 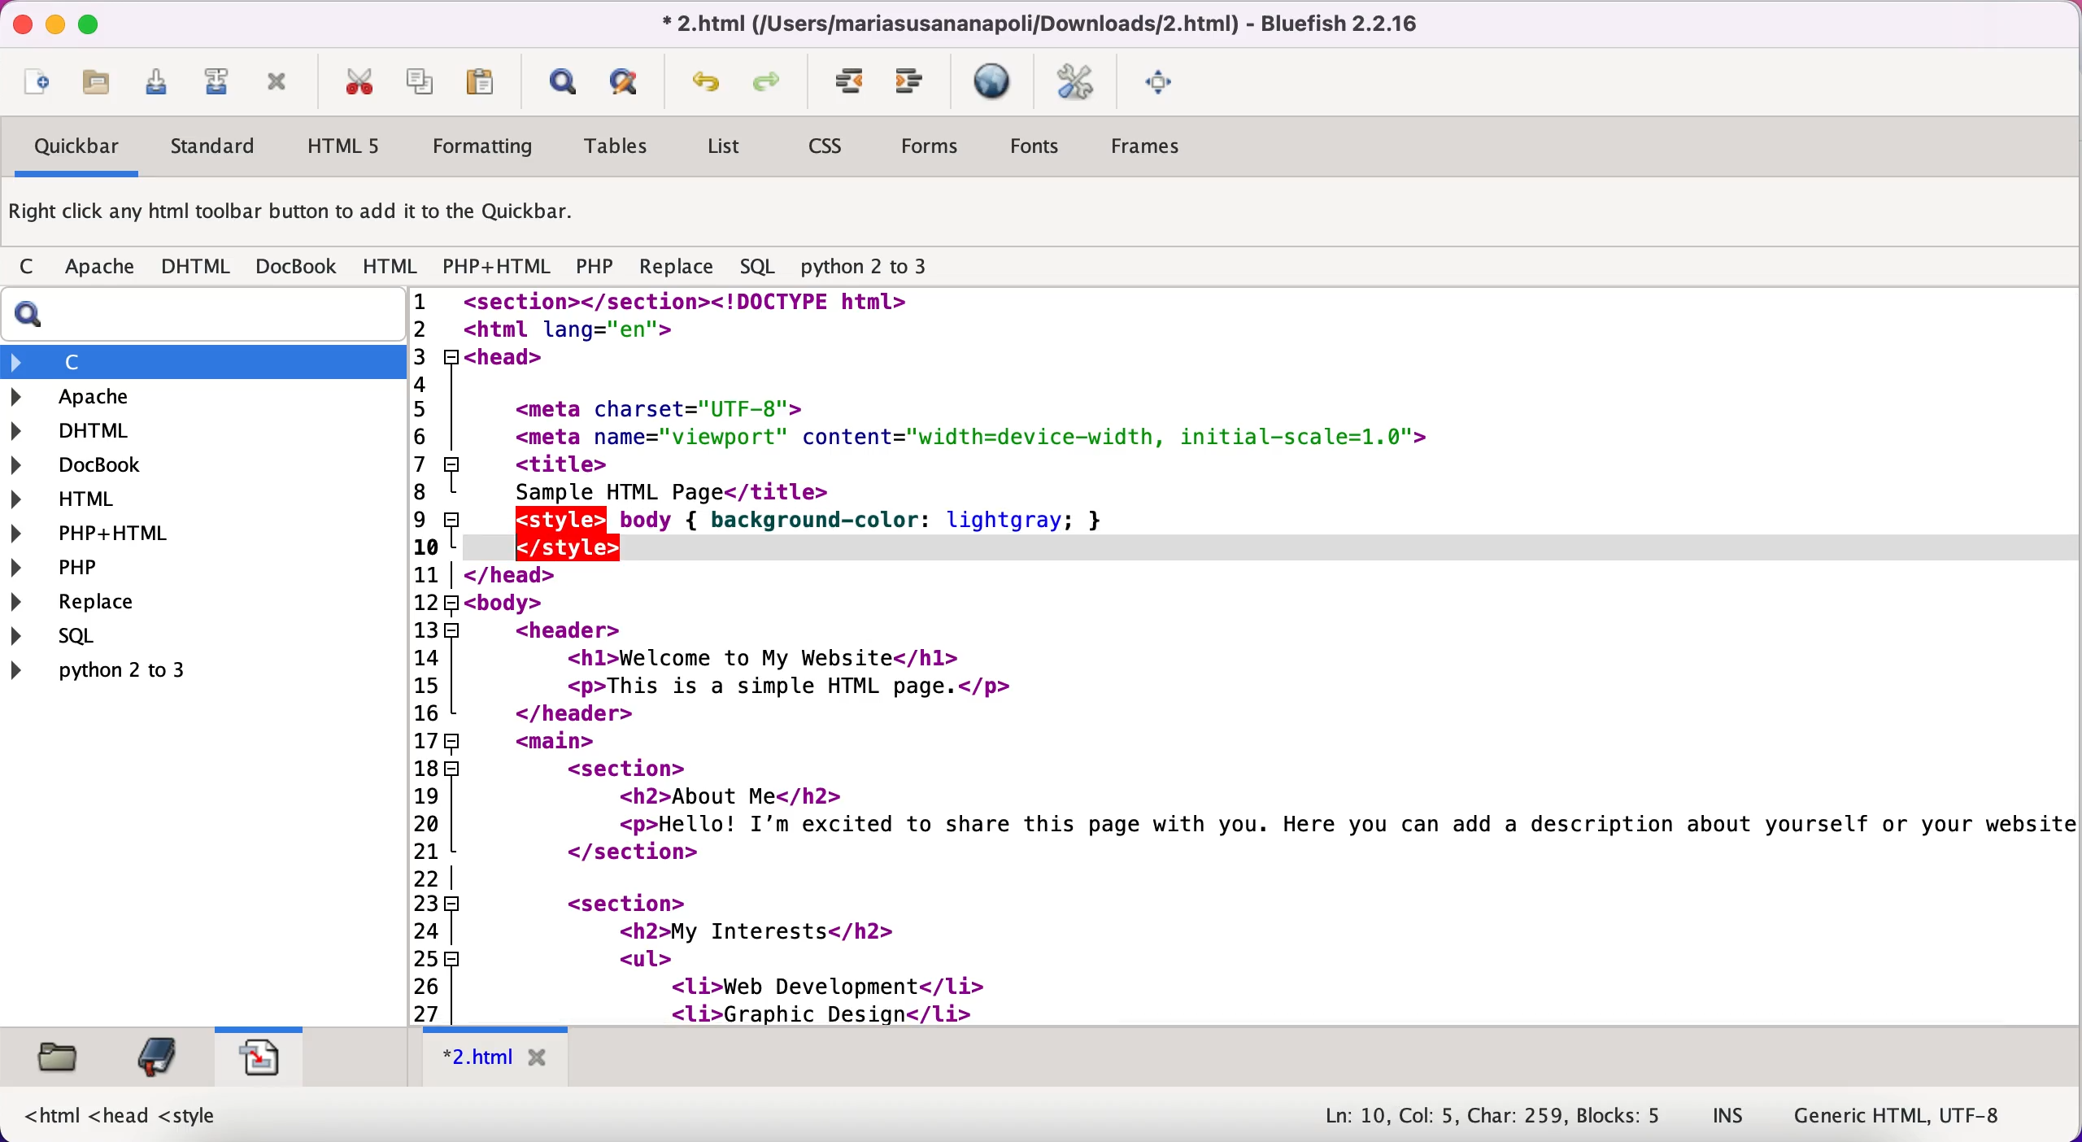 I want to click on css, so click(x=828, y=148).